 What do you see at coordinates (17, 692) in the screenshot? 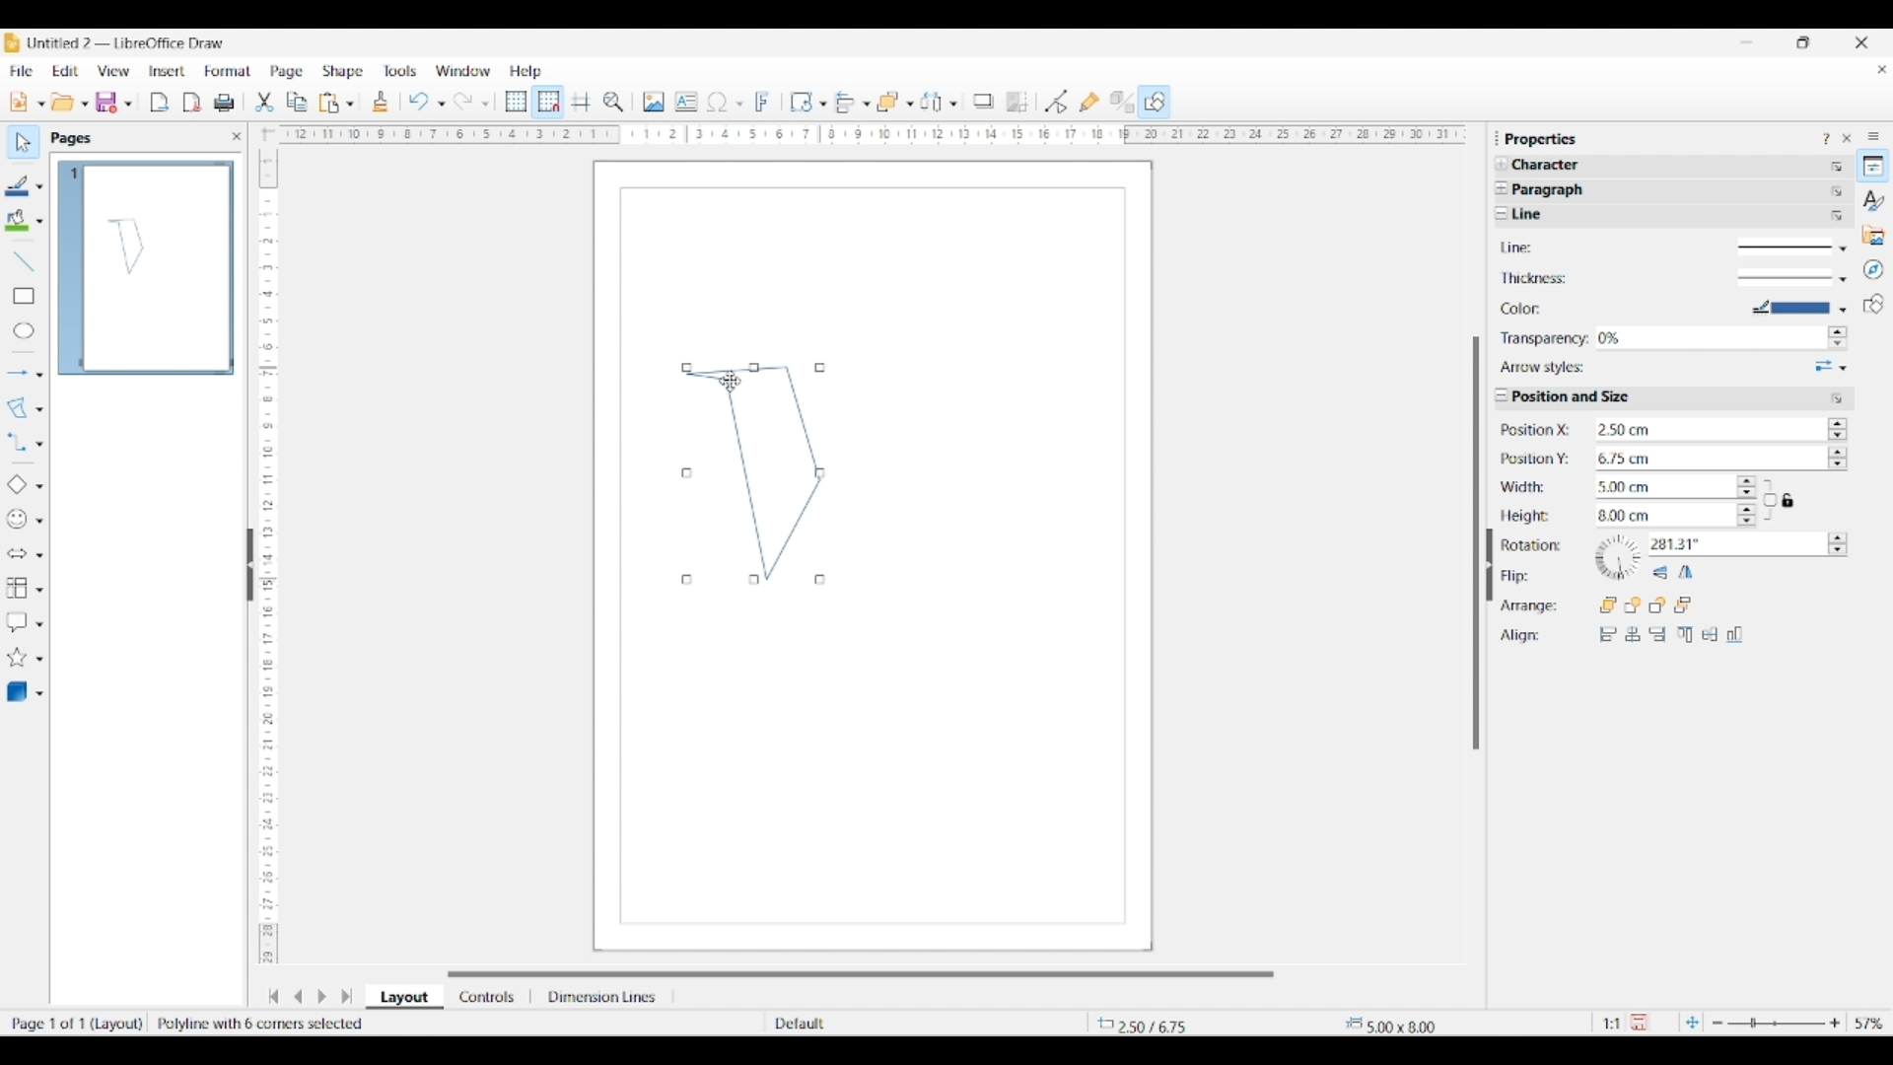
I see `Selected 3D object` at bounding box center [17, 692].